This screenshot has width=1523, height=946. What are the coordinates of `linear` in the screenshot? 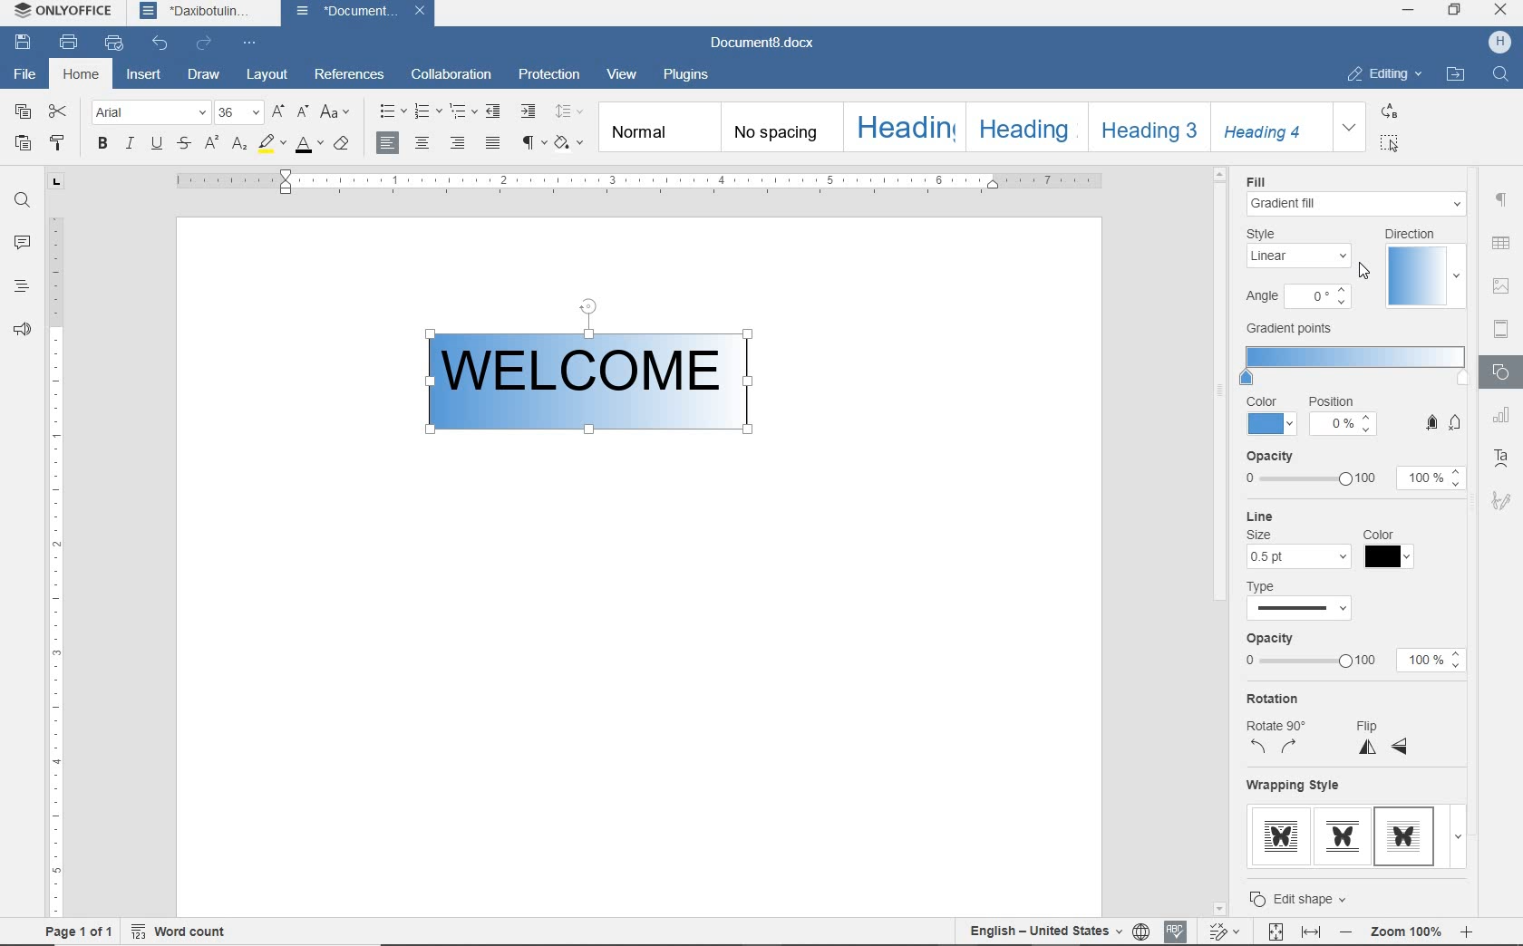 It's located at (1301, 257).